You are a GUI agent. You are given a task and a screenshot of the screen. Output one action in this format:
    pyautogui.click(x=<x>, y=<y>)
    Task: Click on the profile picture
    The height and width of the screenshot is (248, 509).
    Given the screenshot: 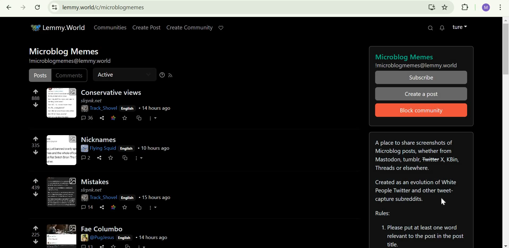 What is the action you would take?
    pyautogui.click(x=83, y=238)
    